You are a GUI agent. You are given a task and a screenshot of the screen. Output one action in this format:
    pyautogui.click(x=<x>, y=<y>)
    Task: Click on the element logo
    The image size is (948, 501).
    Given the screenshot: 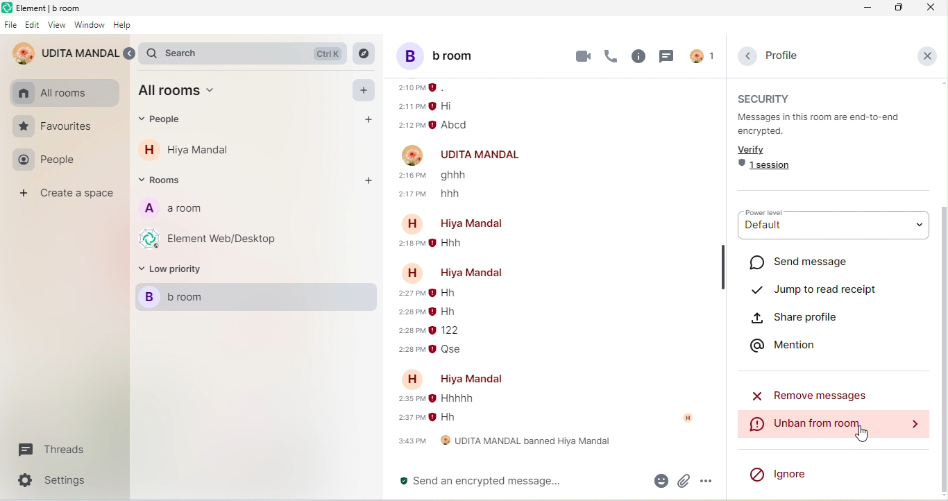 What is the action you would take?
    pyautogui.click(x=7, y=8)
    